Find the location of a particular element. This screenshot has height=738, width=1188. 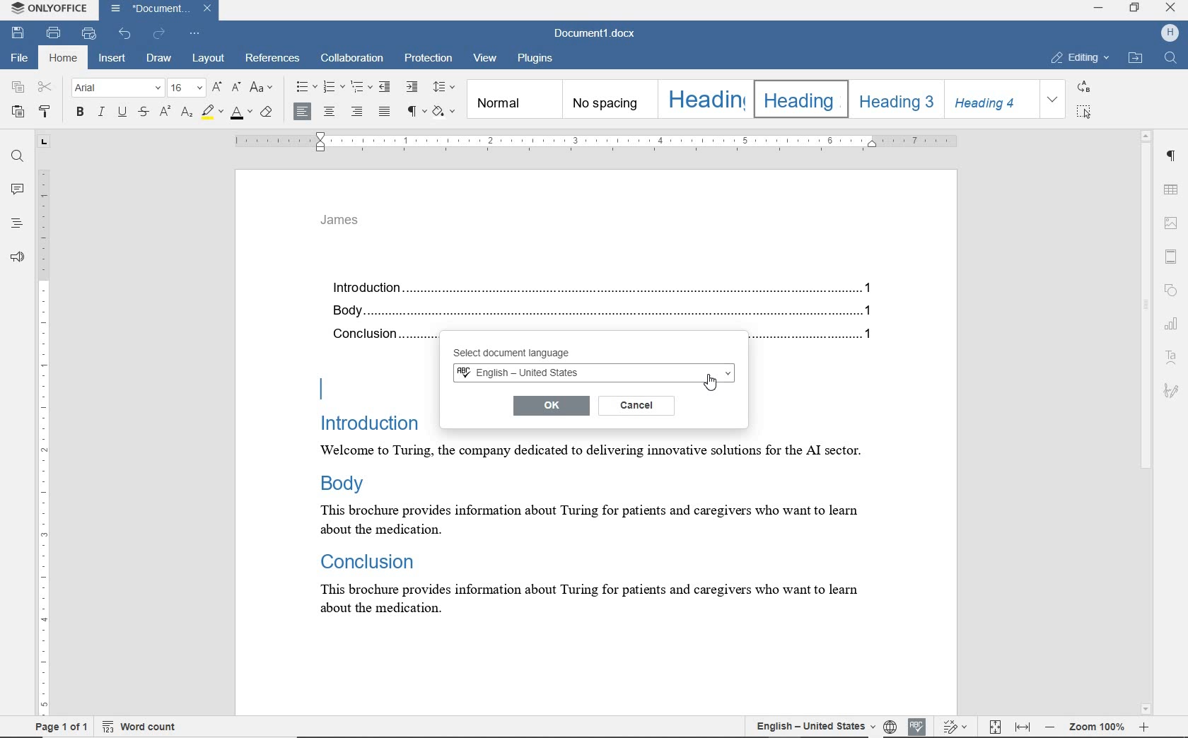

multilevel list is located at coordinates (360, 86).